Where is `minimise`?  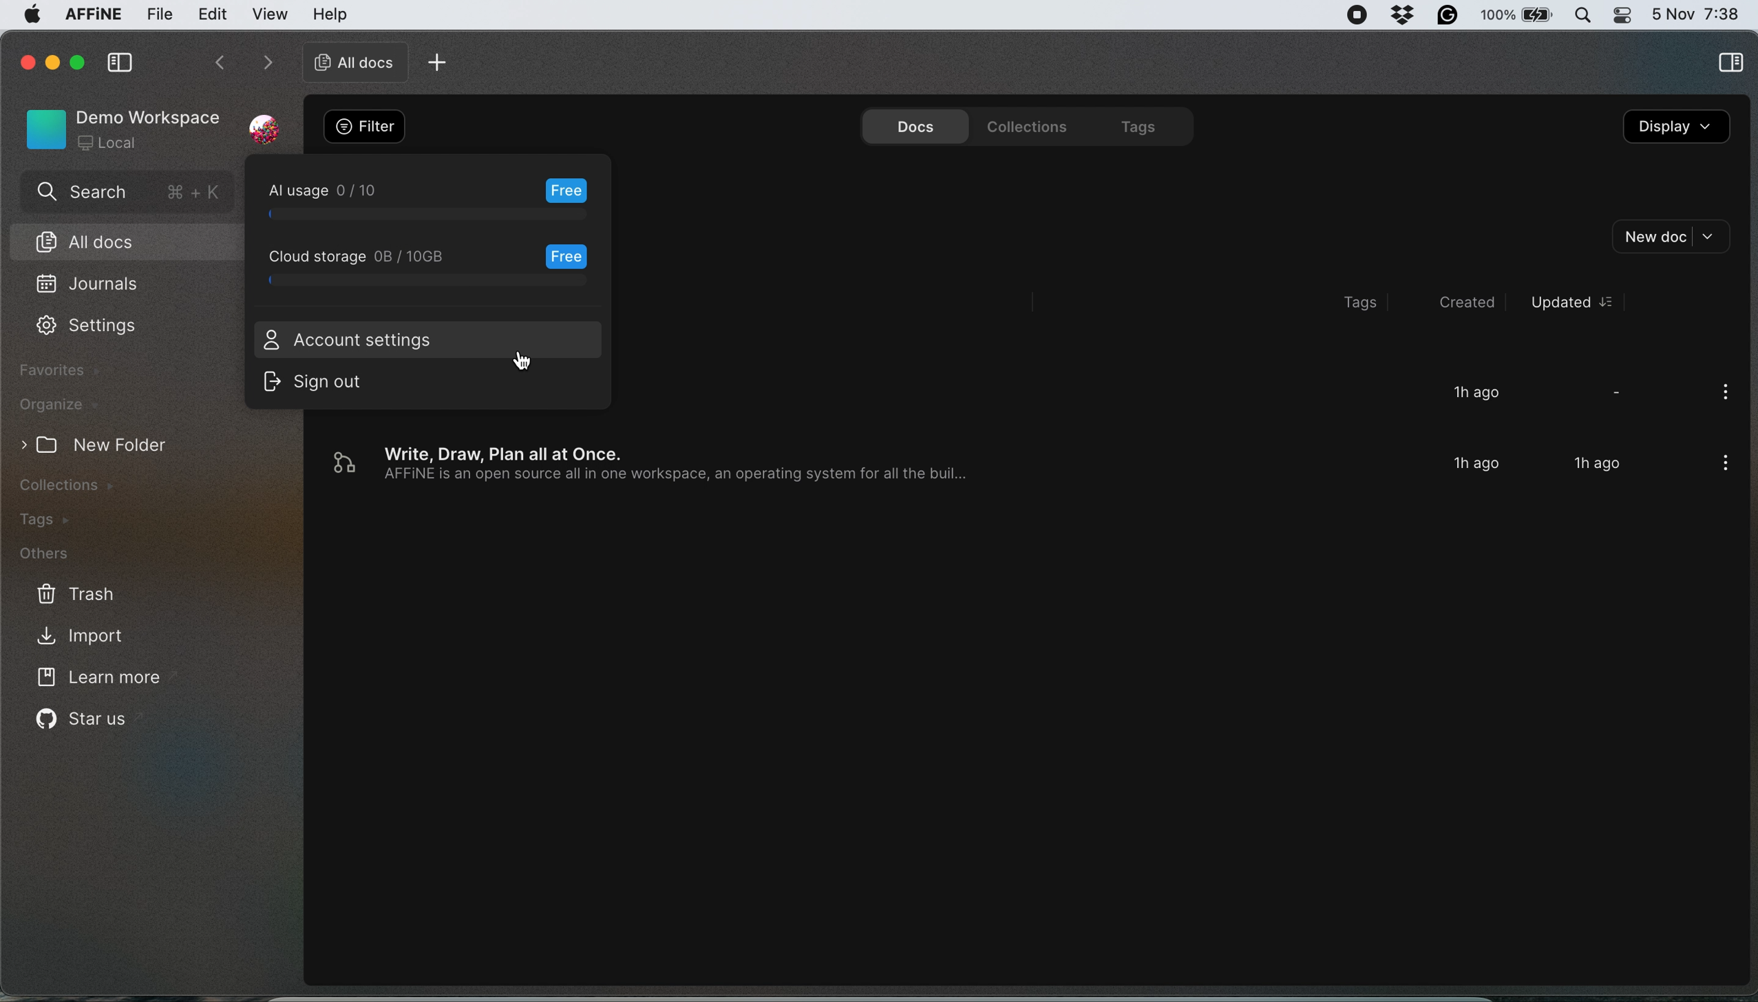 minimise is located at coordinates (52, 59).